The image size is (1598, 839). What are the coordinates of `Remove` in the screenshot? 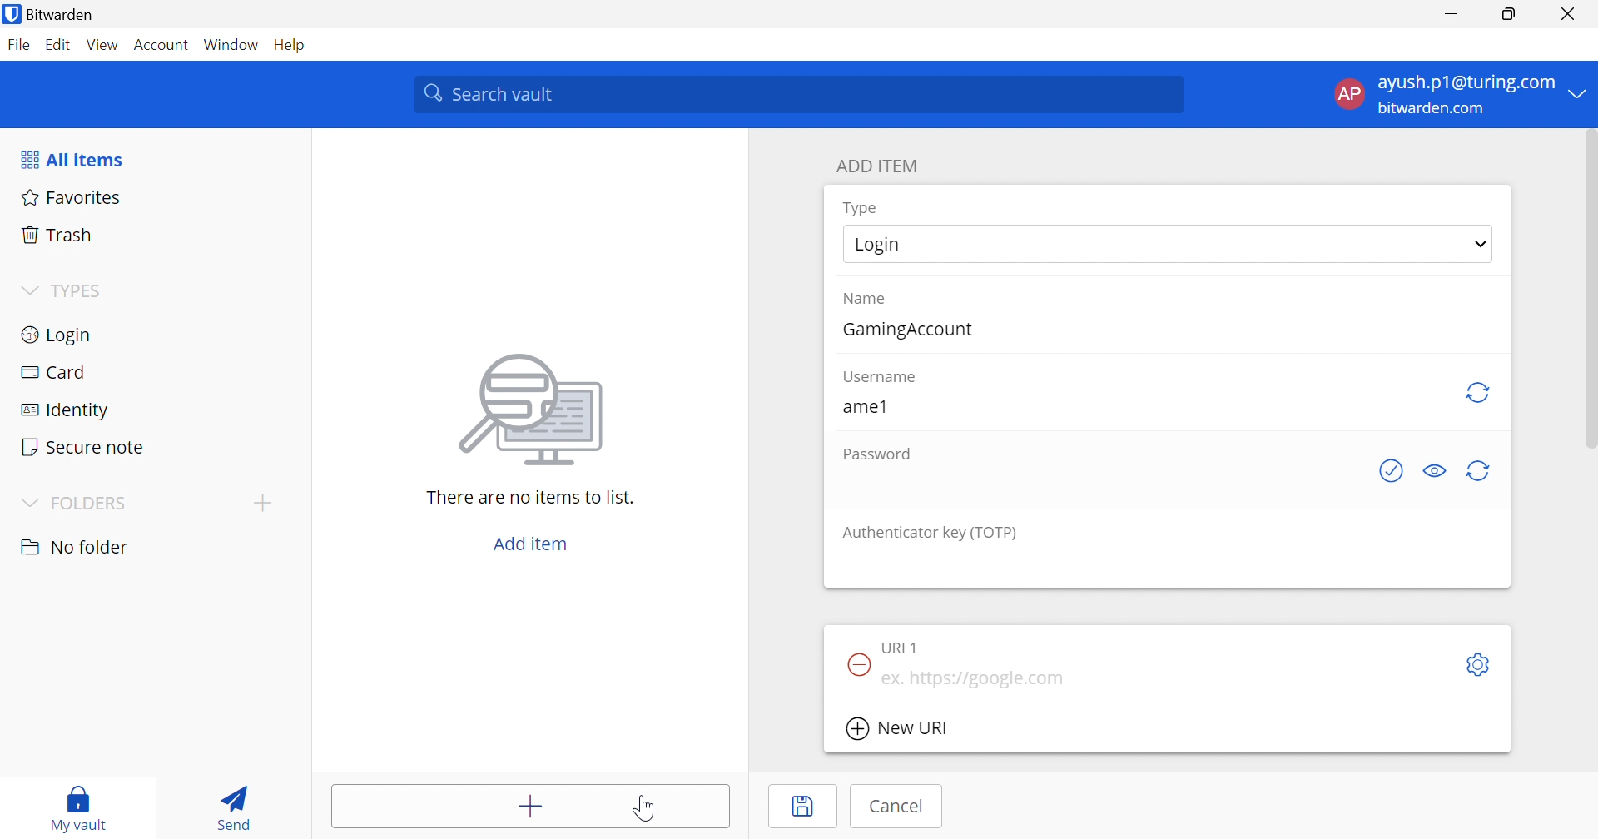 It's located at (856, 663).